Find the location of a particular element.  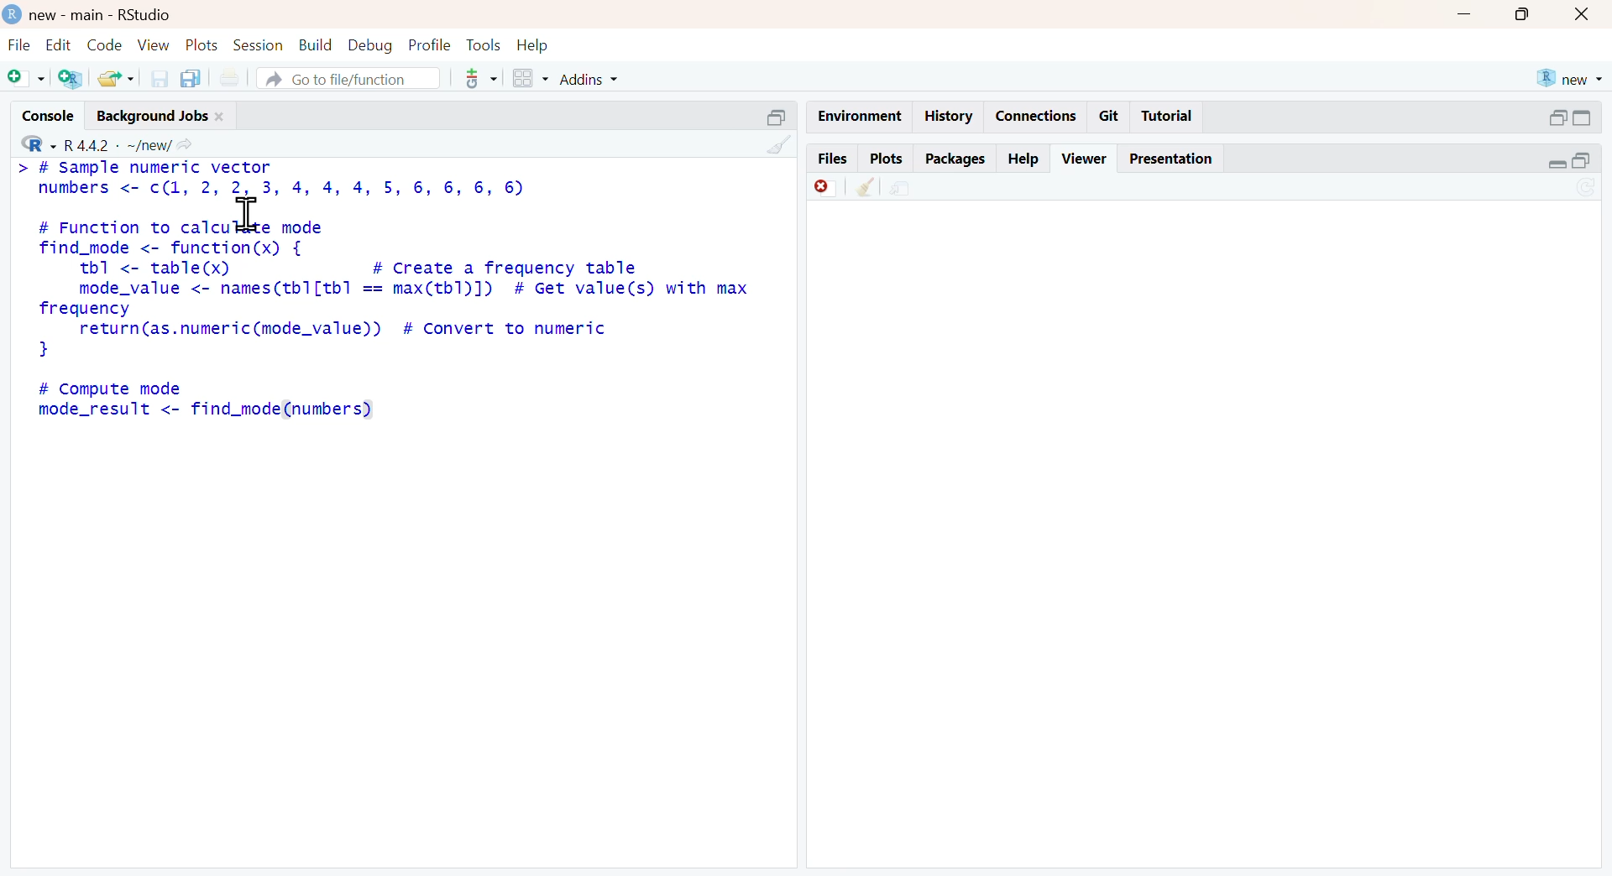

tools is located at coordinates (482, 78).